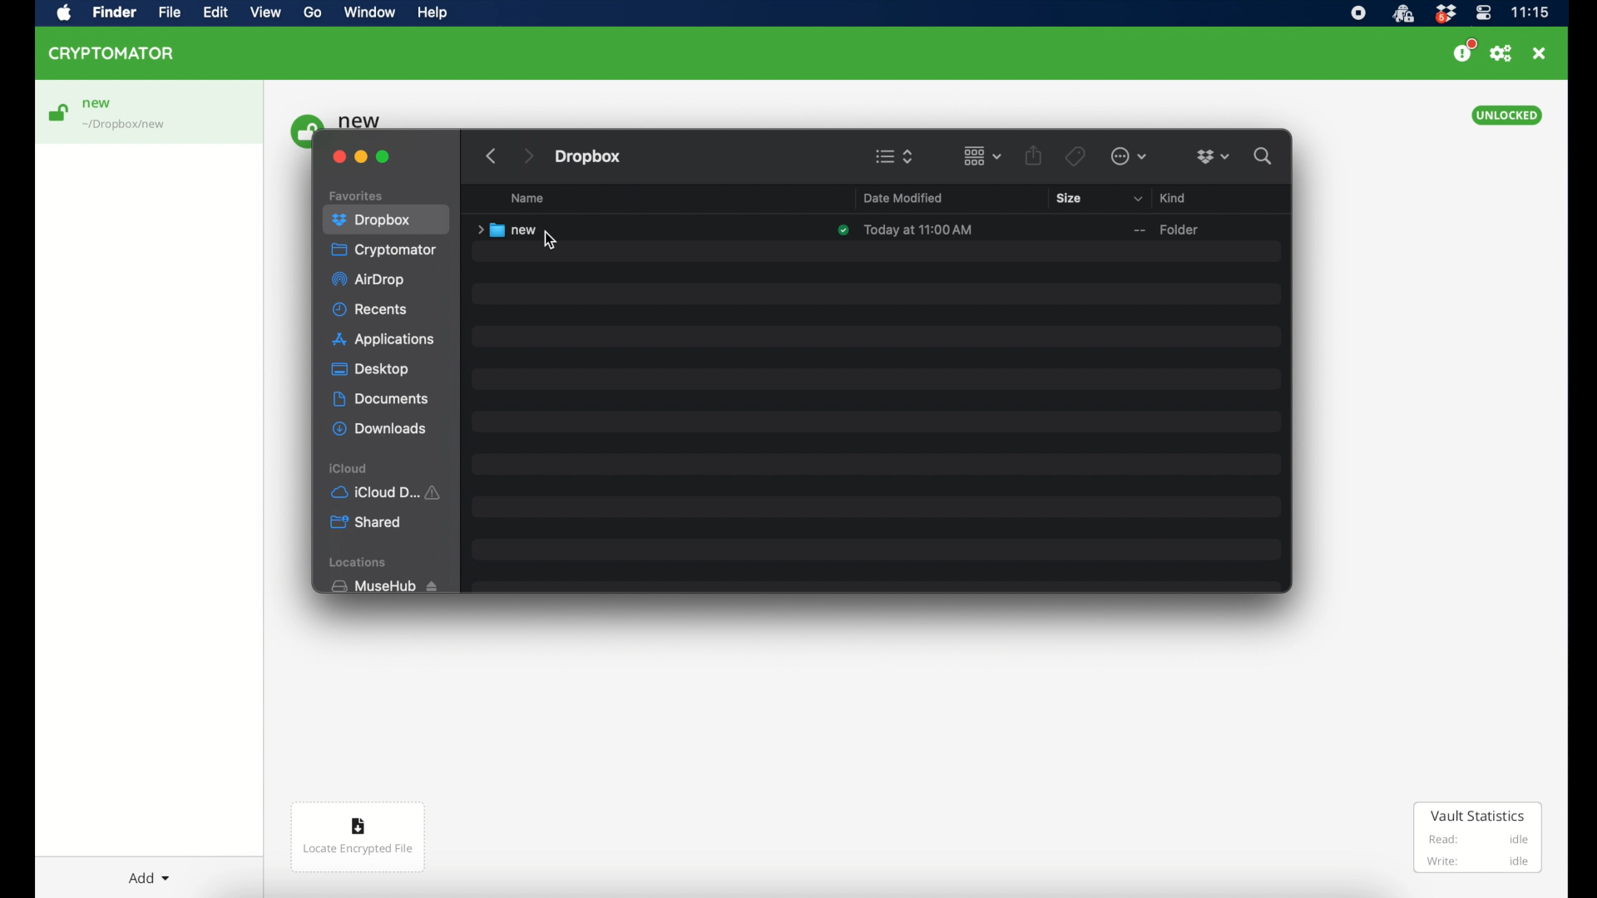 The image size is (1597, 898). I want to click on iCloud, so click(349, 469).